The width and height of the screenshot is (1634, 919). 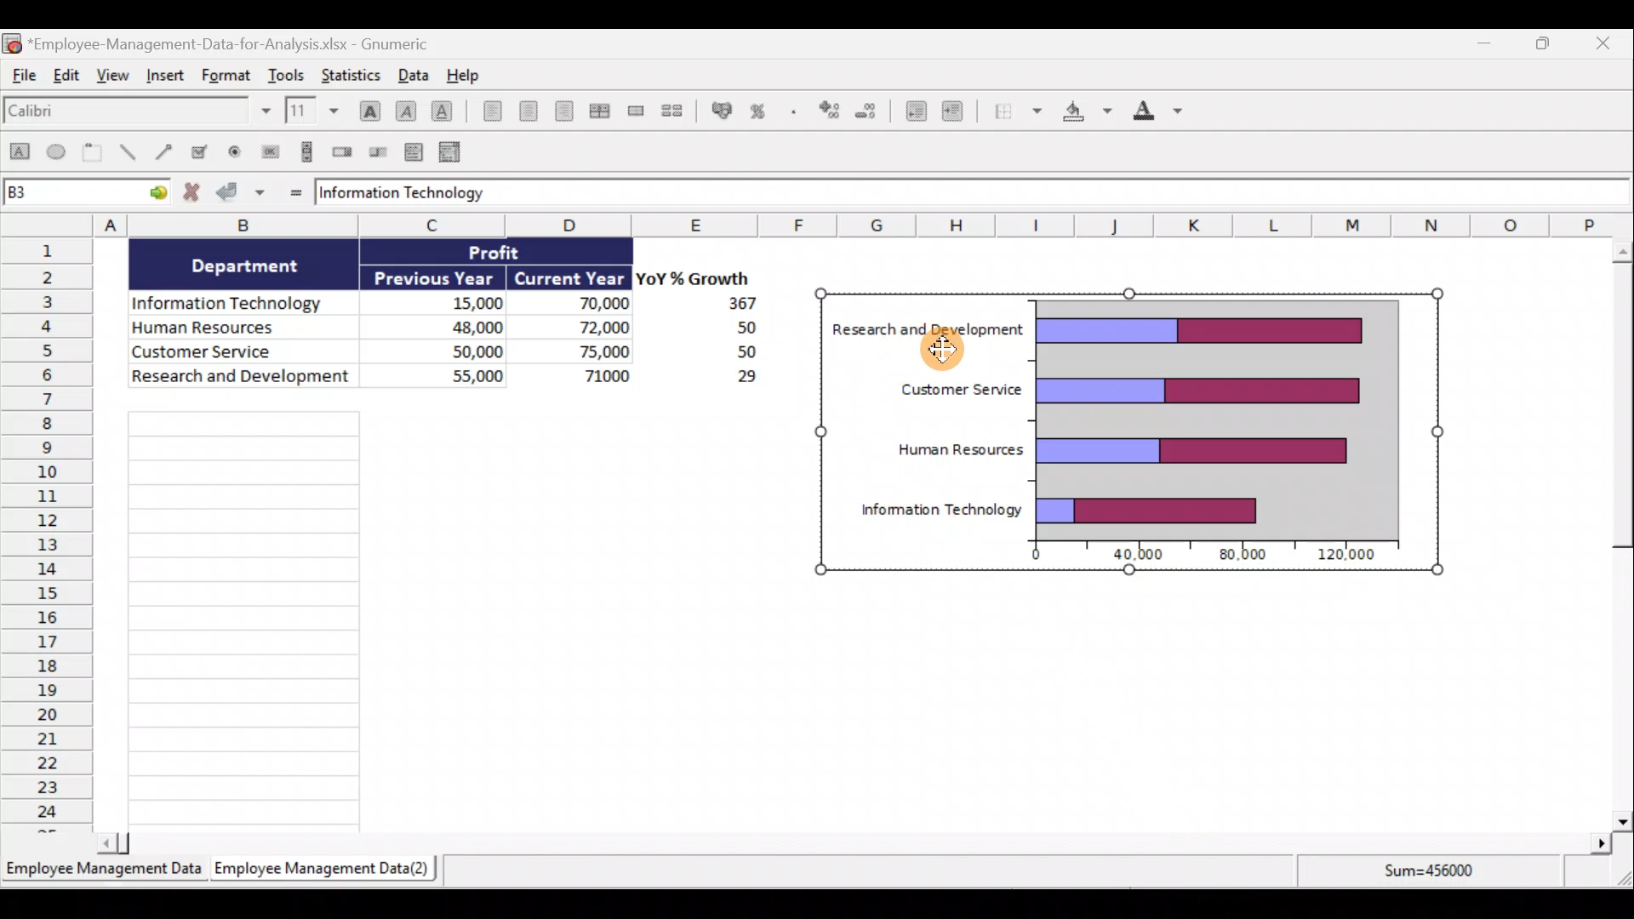 What do you see at coordinates (792, 114) in the screenshot?
I see `Set the format of the selected cells to include a thousands separator` at bounding box center [792, 114].